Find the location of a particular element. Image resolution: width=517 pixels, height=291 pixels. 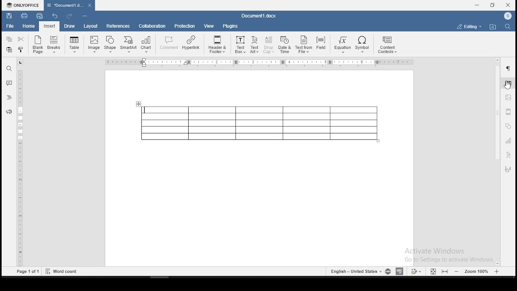

Drop Cap is located at coordinates (269, 45).